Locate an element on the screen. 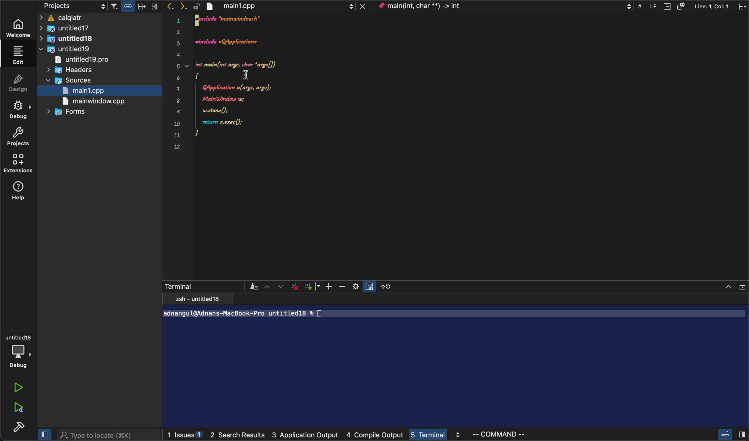 This screenshot has width=749, height=441. run debug is located at coordinates (19, 407).